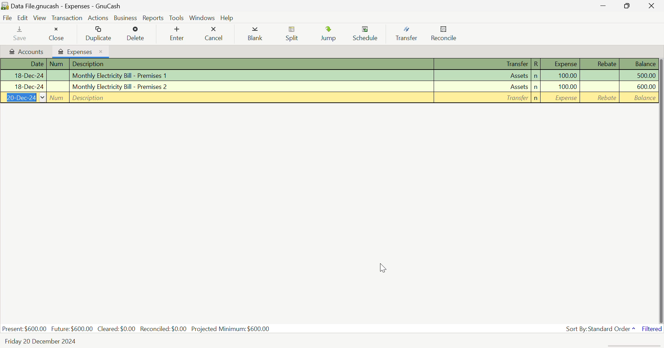 This screenshot has height=348, width=664. What do you see at coordinates (164, 329) in the screenshot?
I see `Reconciled` at bounding box center [164, 329].